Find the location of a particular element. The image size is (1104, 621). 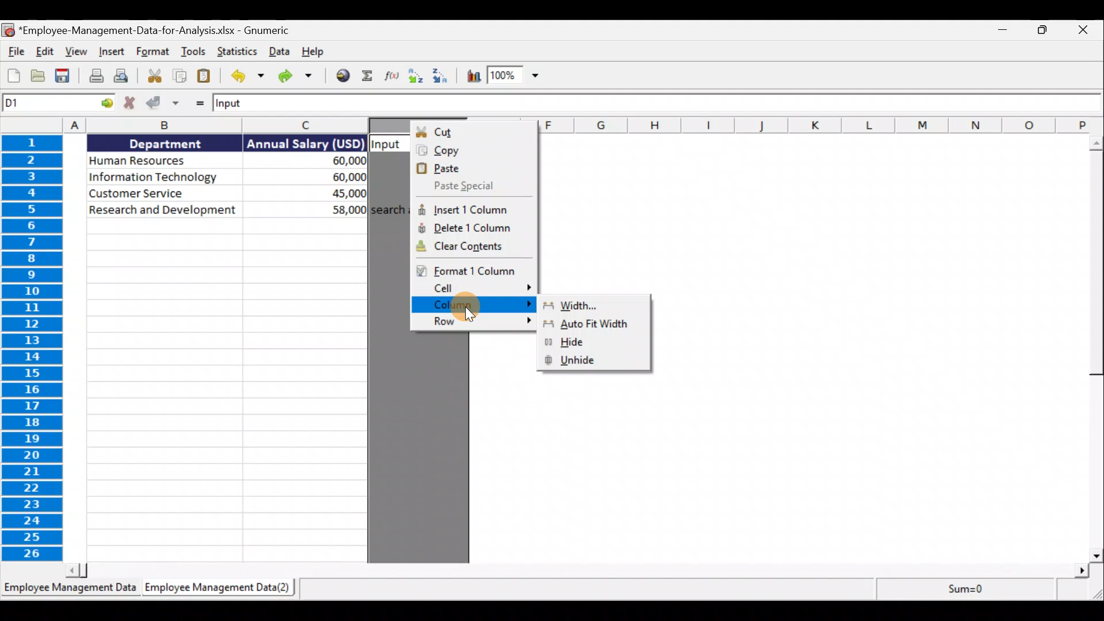

rows is located at coordinates (30, 347).